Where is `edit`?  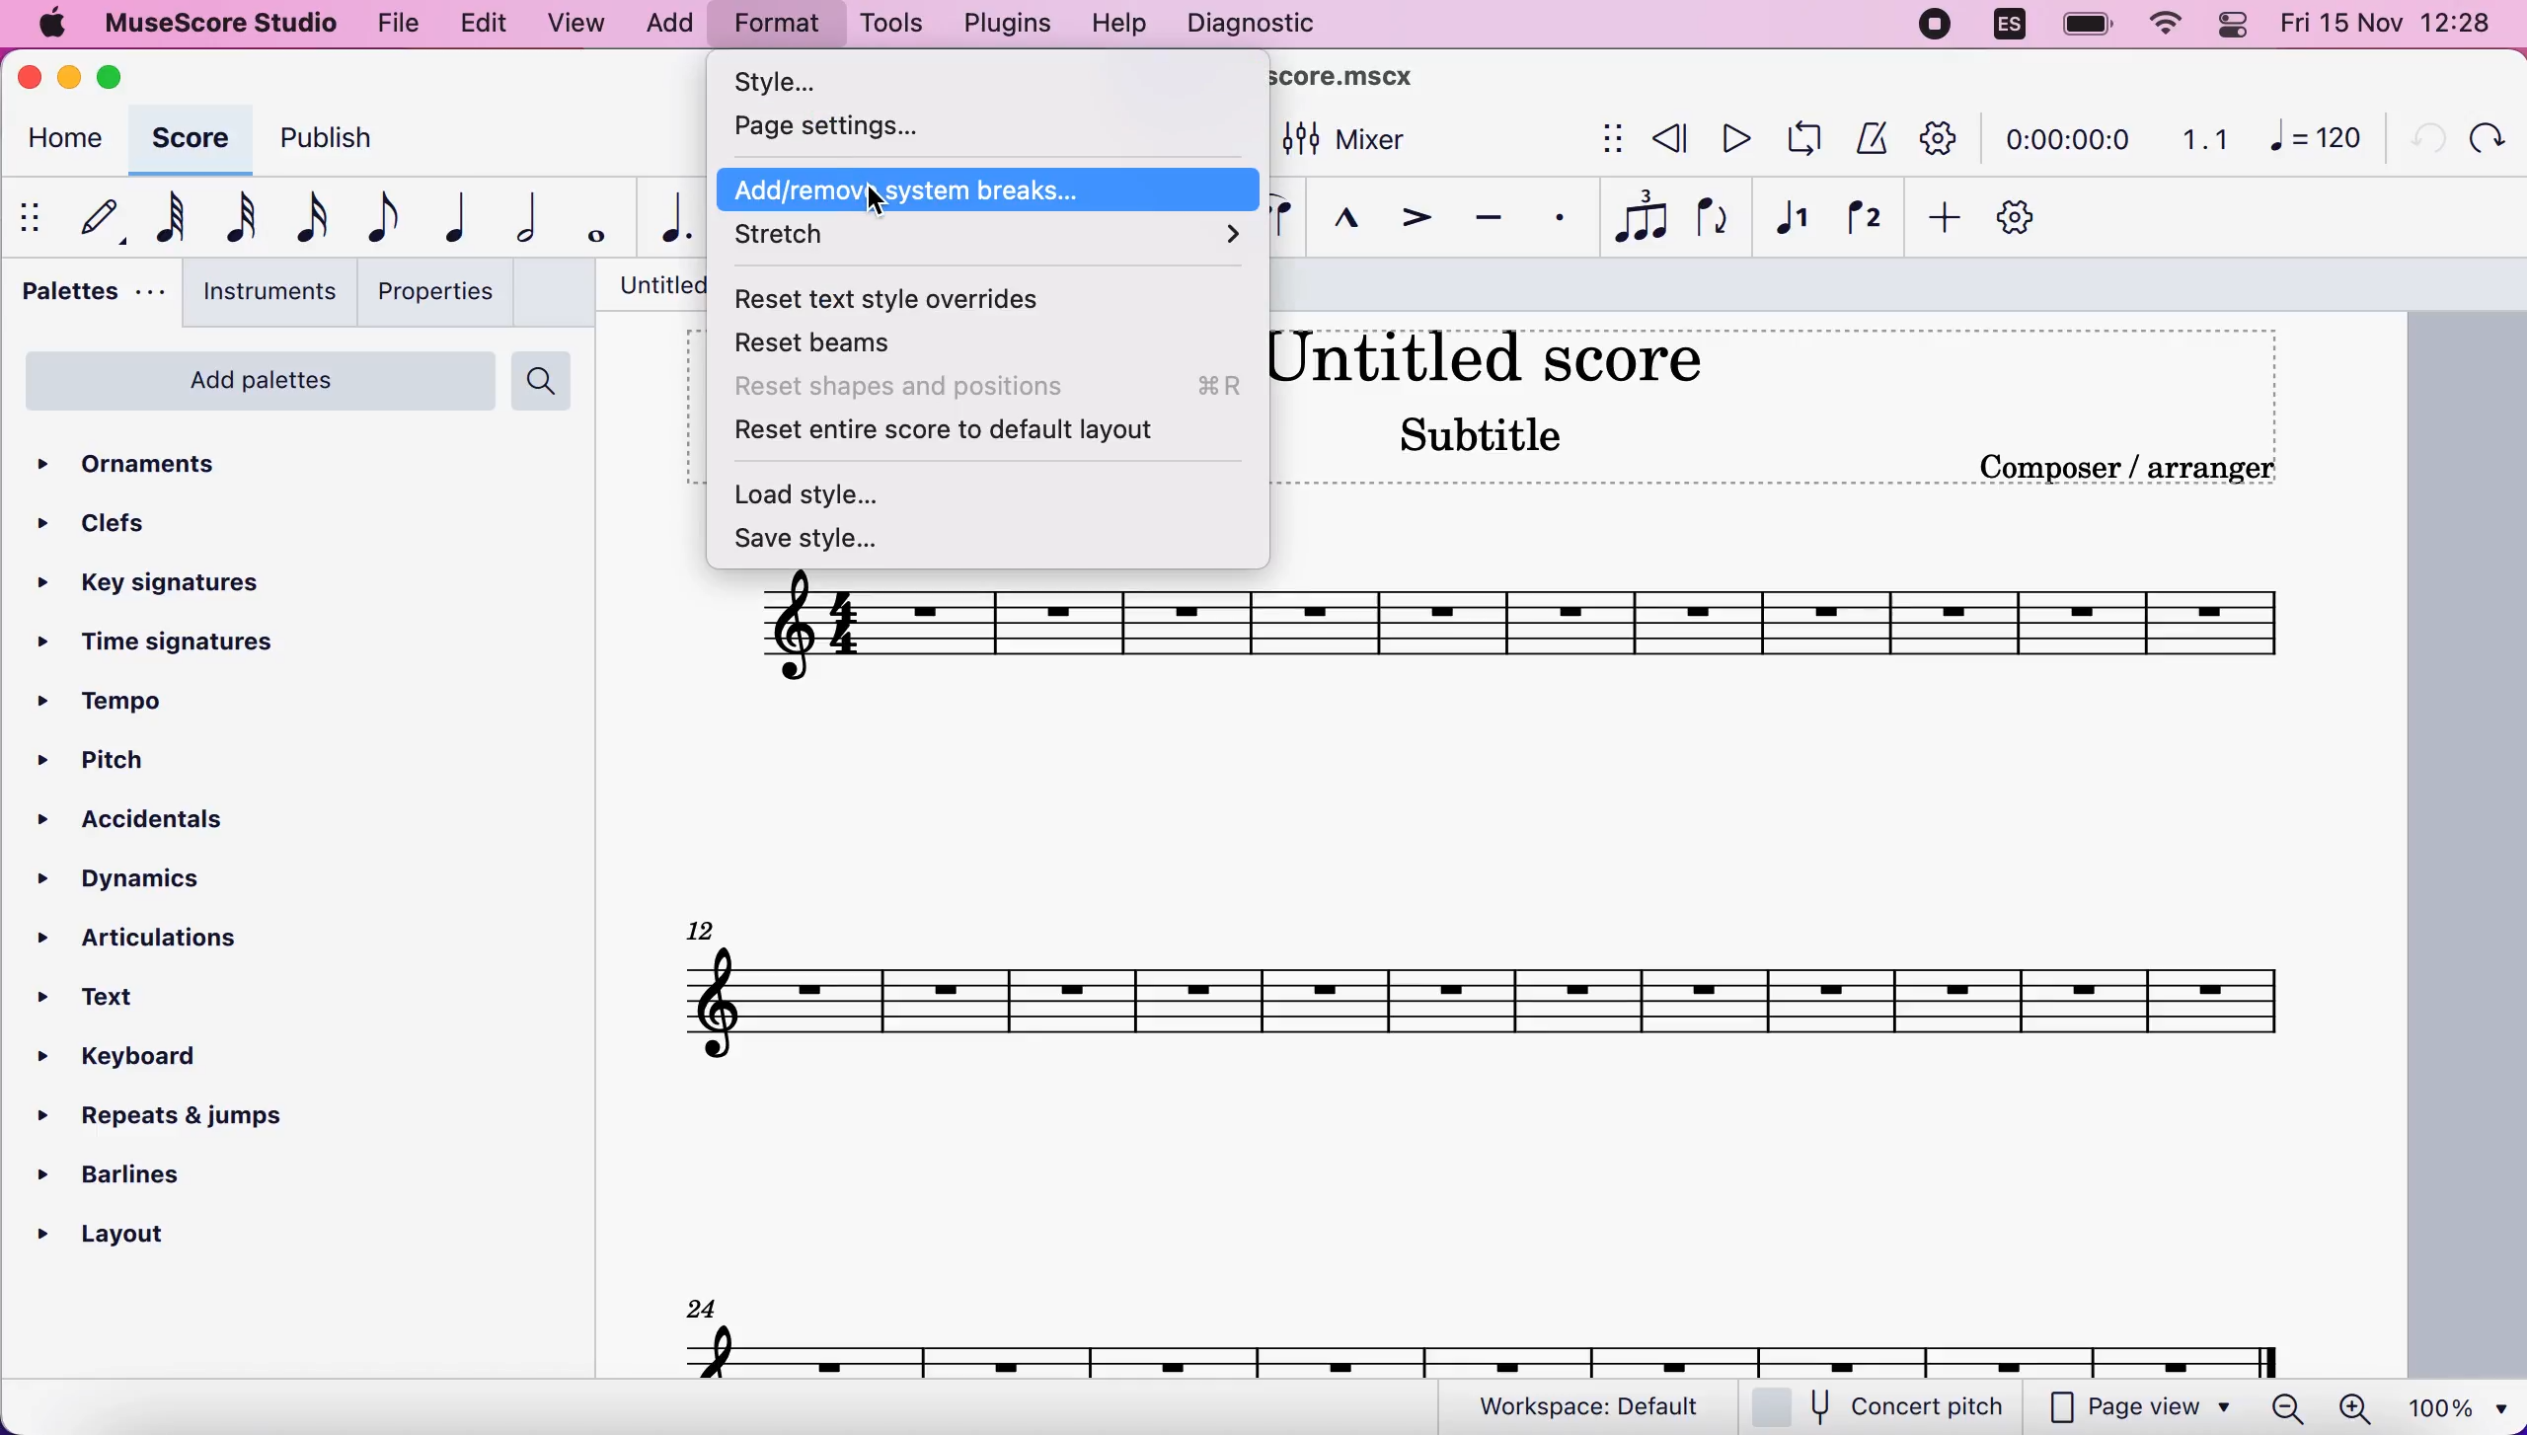 edit is located at coordinates (482, 24).